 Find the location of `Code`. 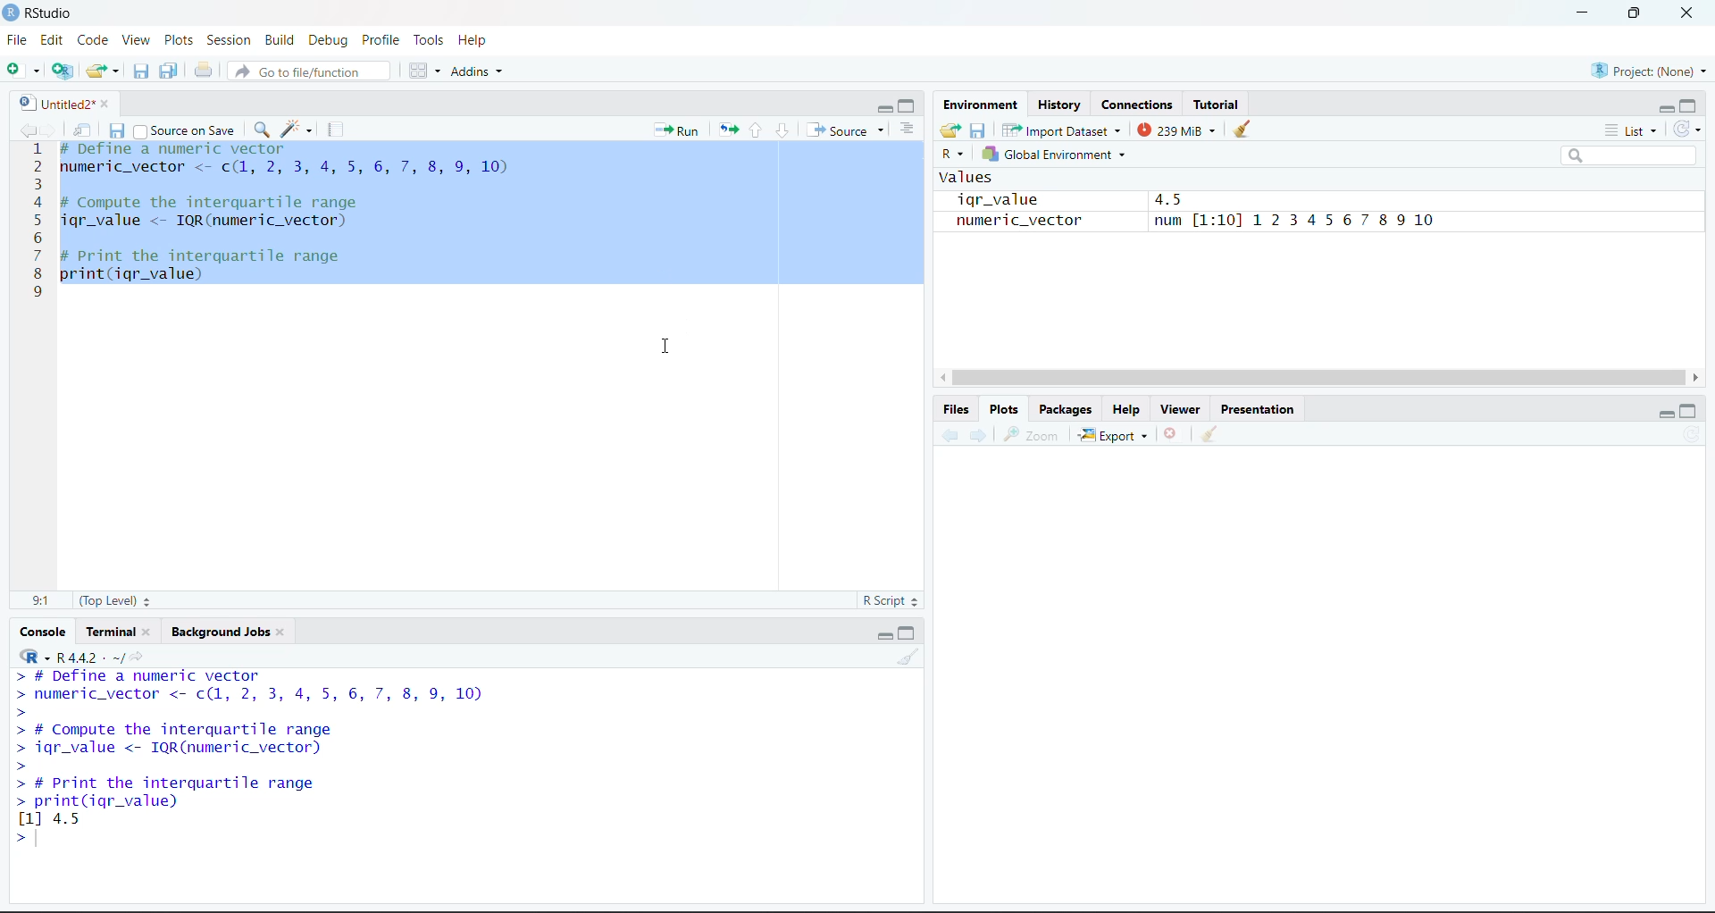

Code is located at coordinates (96, 38).